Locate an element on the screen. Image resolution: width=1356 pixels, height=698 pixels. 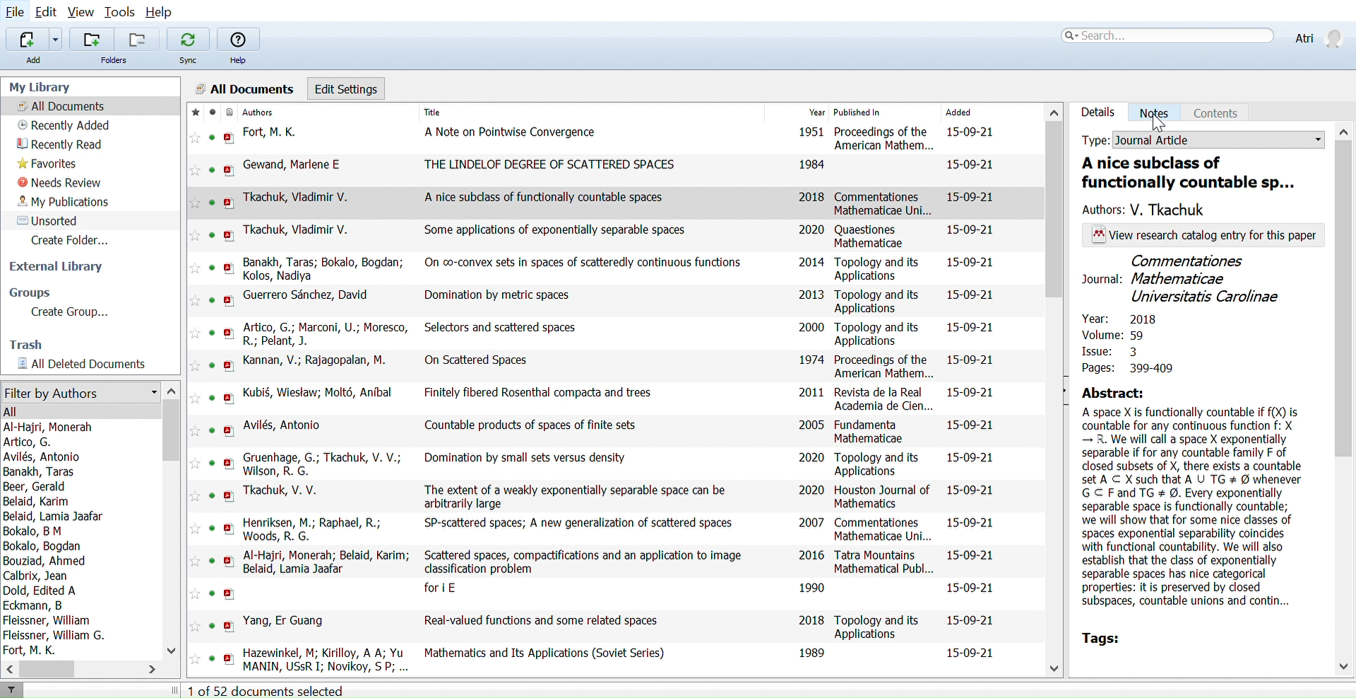
Tkachuk, Vladimir V. is located at coordinates (296, 230).